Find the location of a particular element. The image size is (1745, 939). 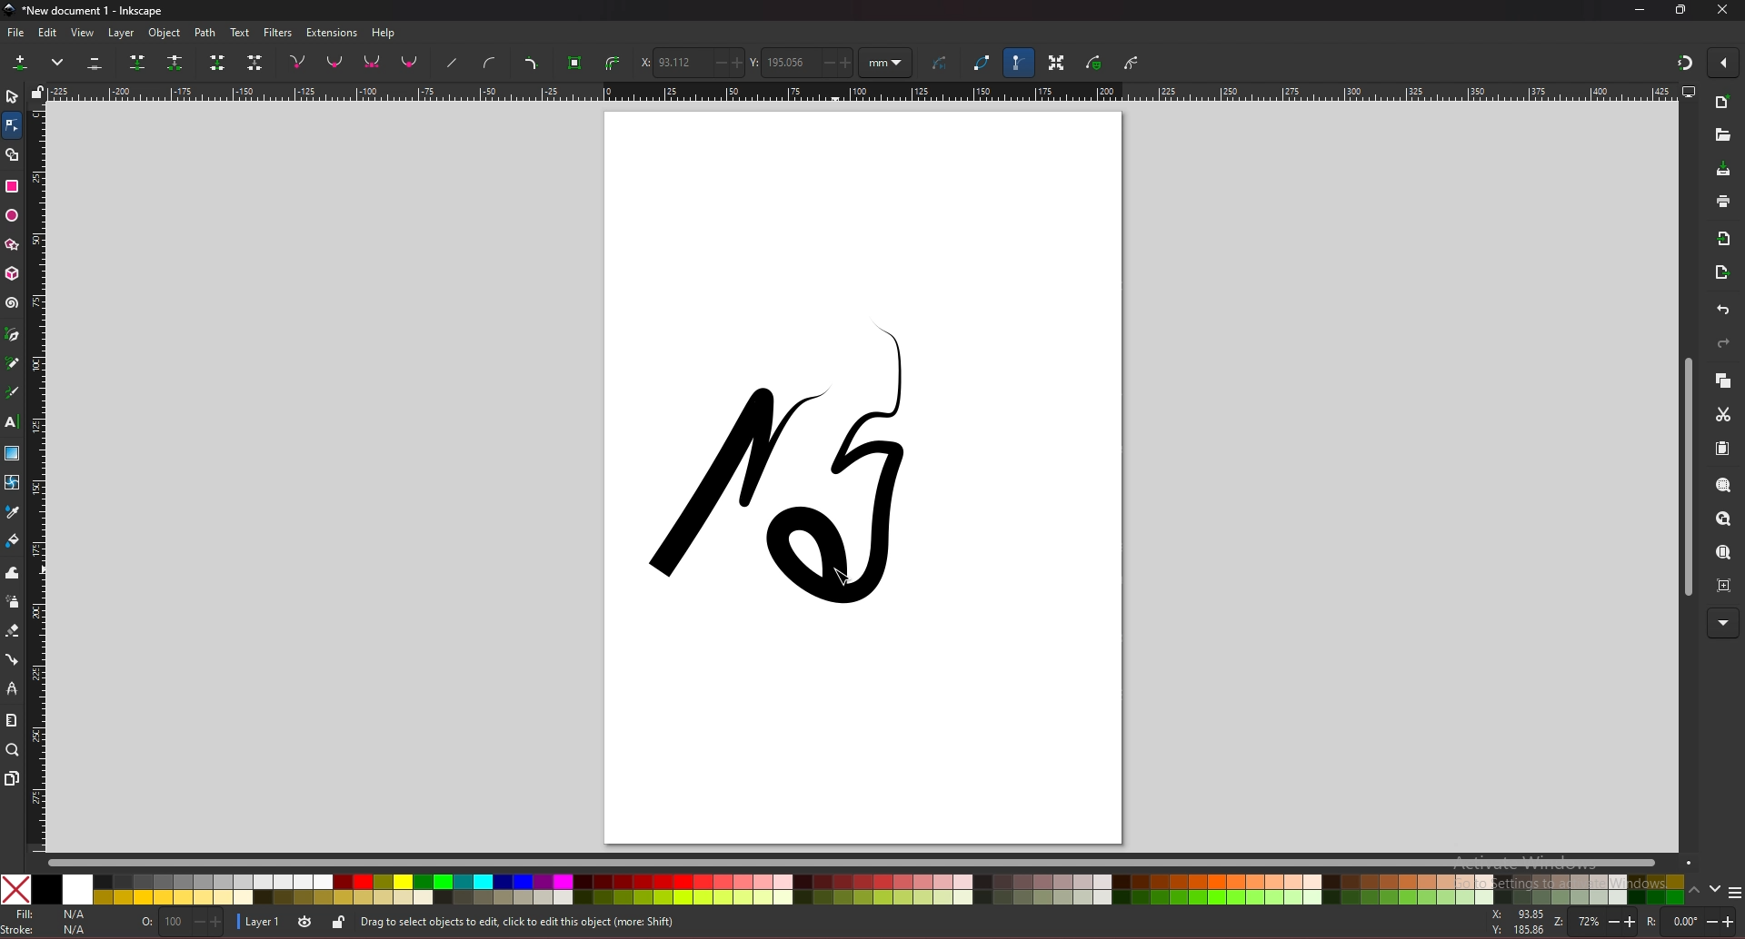

3d box is located at coordinates (13, 274).